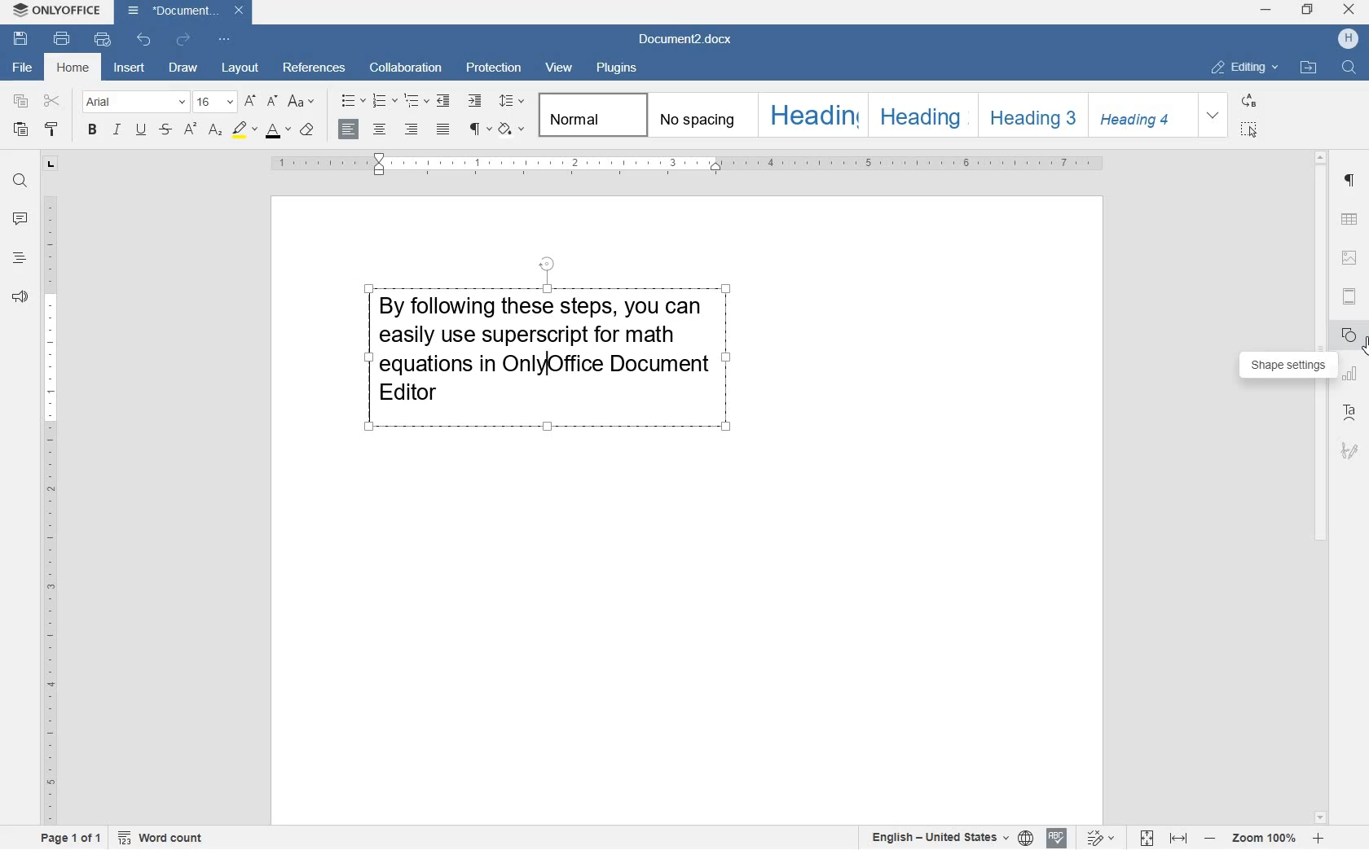  What do you see at coordinates (1266, 8) in the screenshot?
I see `minimize` at bounding box center [1266, 8].